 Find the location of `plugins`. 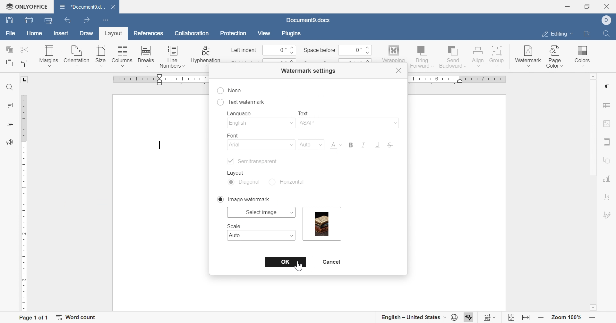

plugins is located at coordinates (290, 33).